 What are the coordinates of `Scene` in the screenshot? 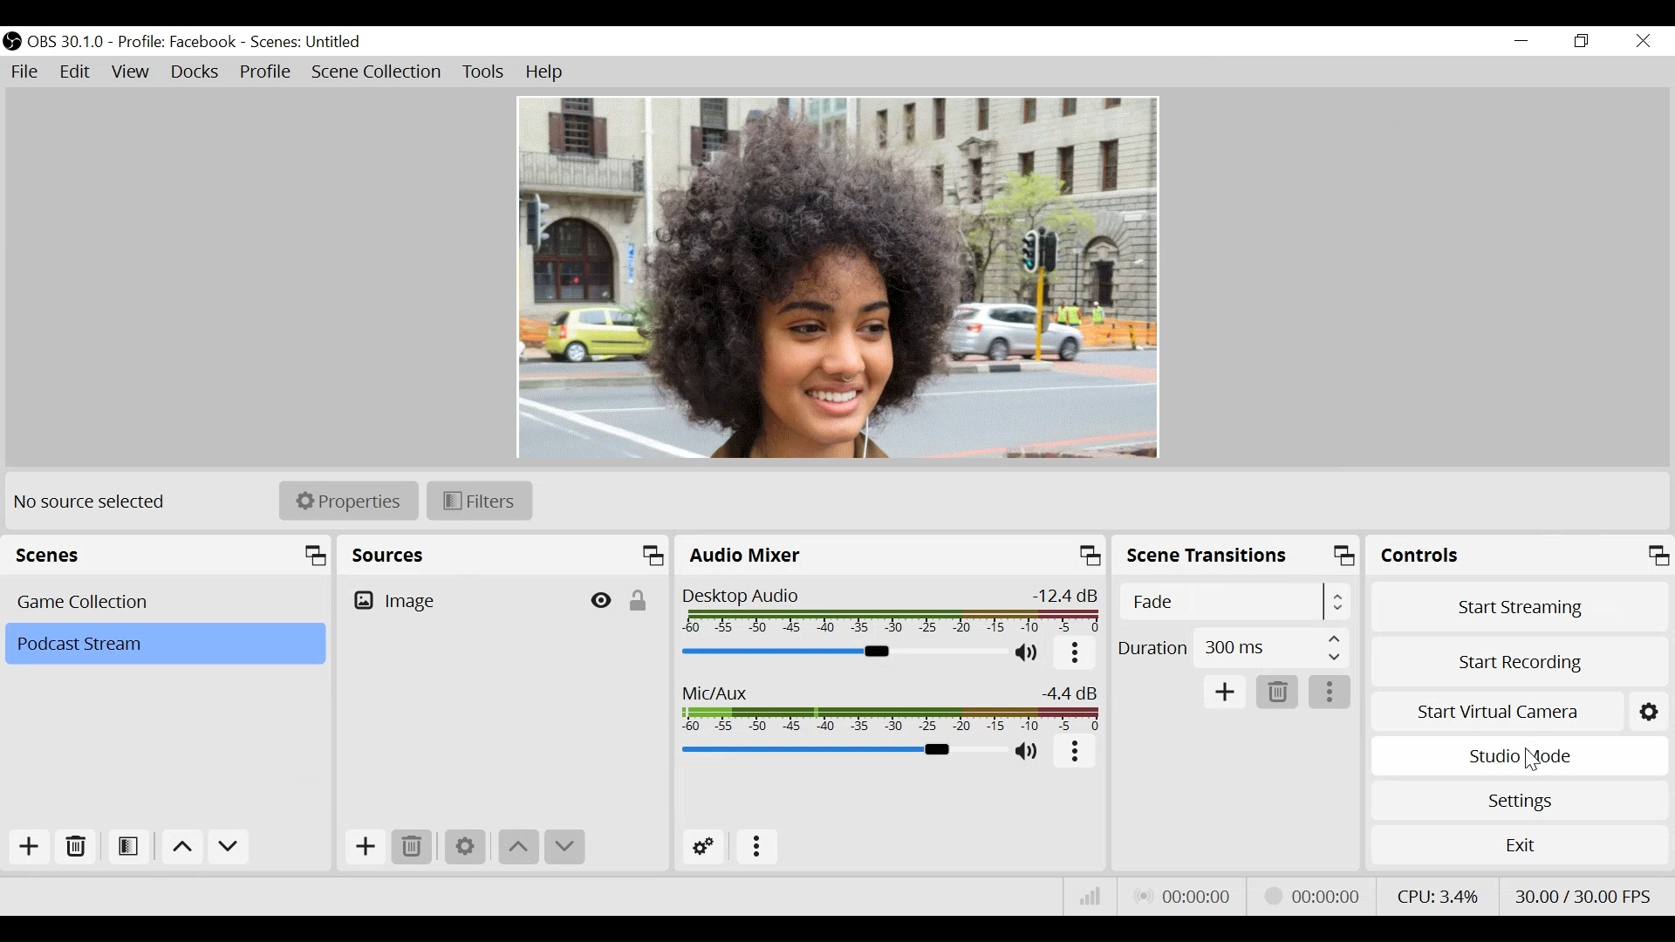 It's located at (165, 644).